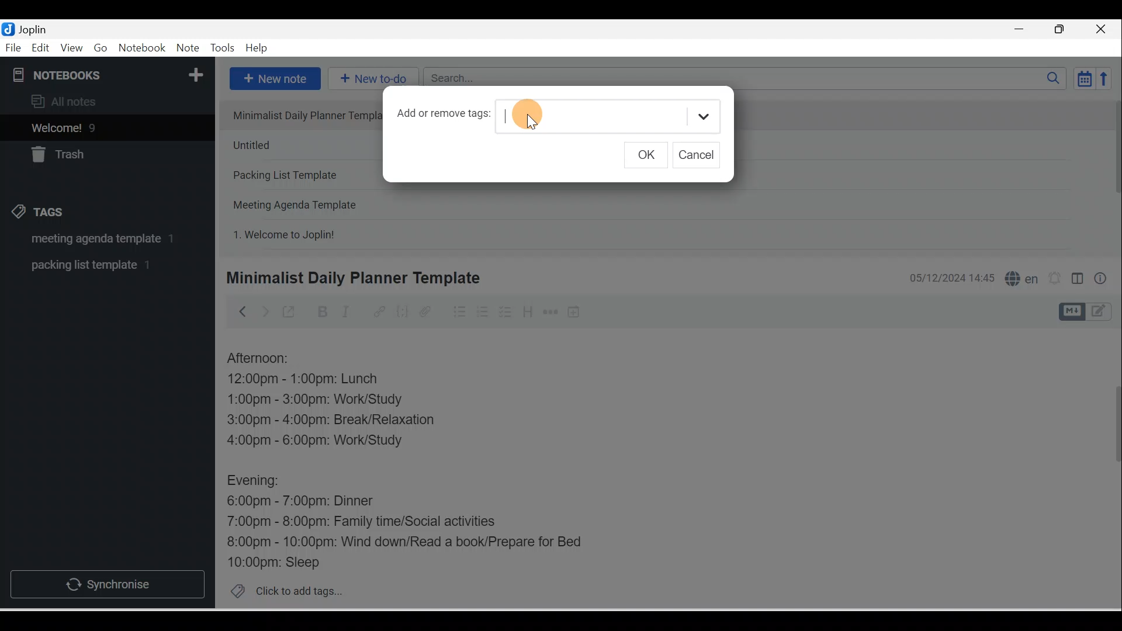 The image size is (1122, 631). What do you see at coordinates (316, 380) in the screenshot?
I see `12:00pm - 1:00pm: Lunch` at bounding box center [316, 380].